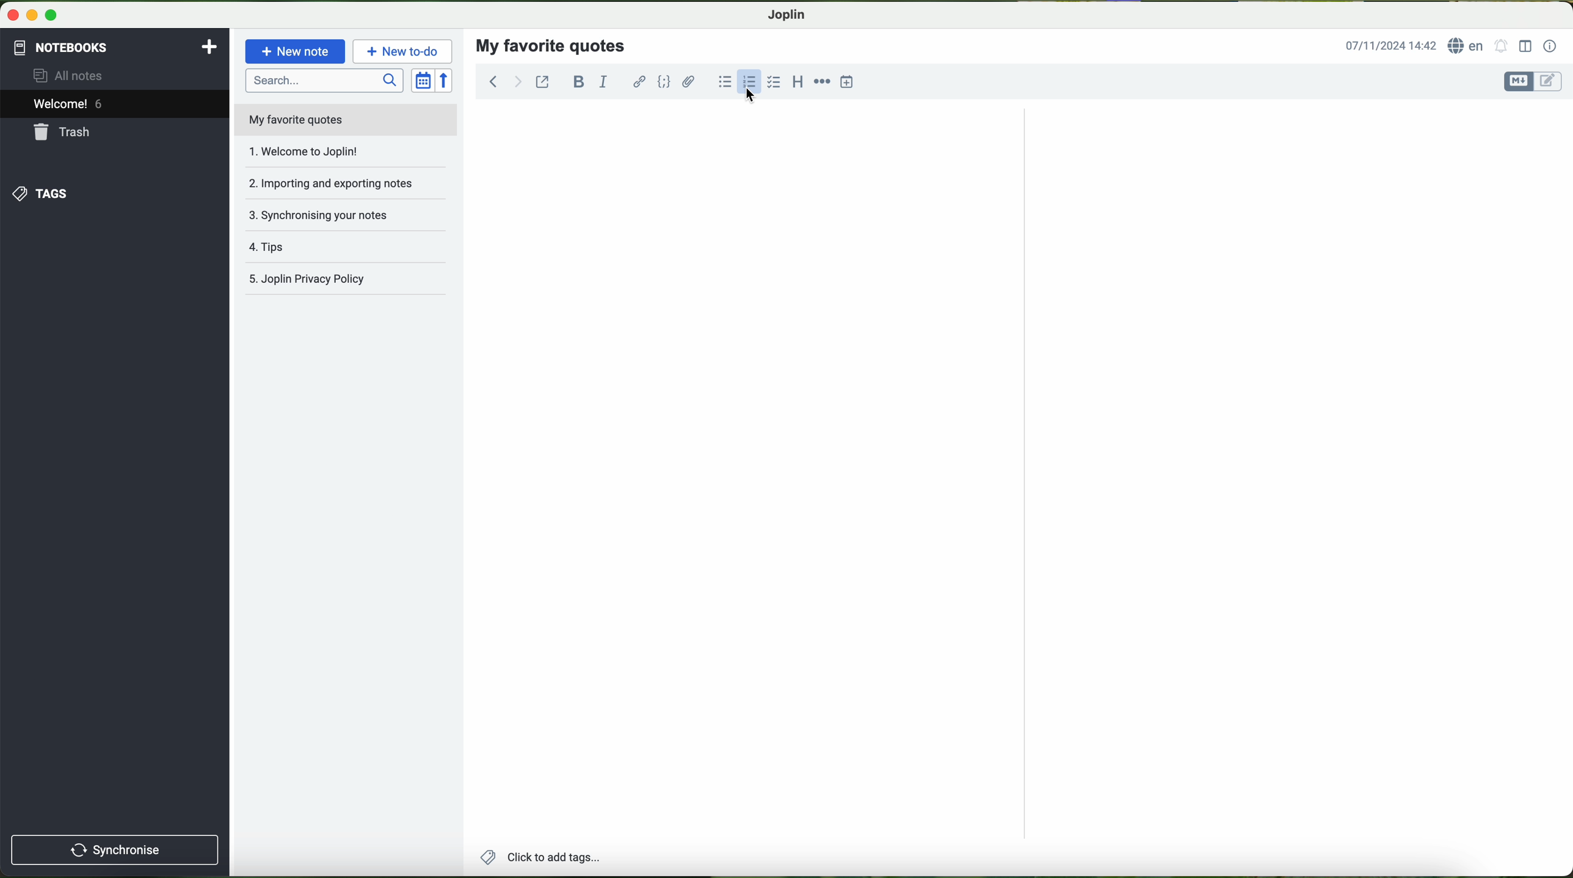 This screenshot has height=878, width=1573. Describe the element at coordinates (119, 104) in the screenshot. I see `welcome 6` at that location.